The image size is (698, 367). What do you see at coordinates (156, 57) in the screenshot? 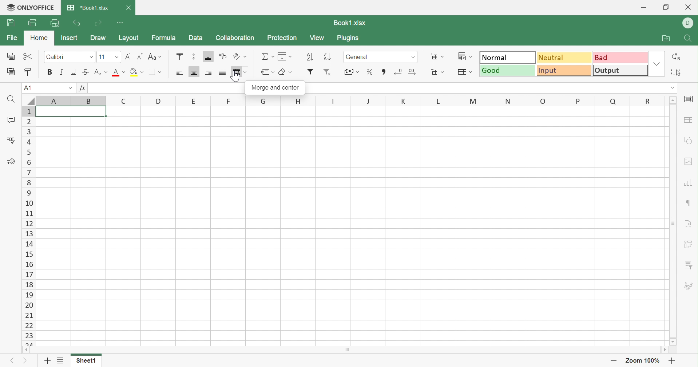
I see `Change case` at bounding box center [156, 57].